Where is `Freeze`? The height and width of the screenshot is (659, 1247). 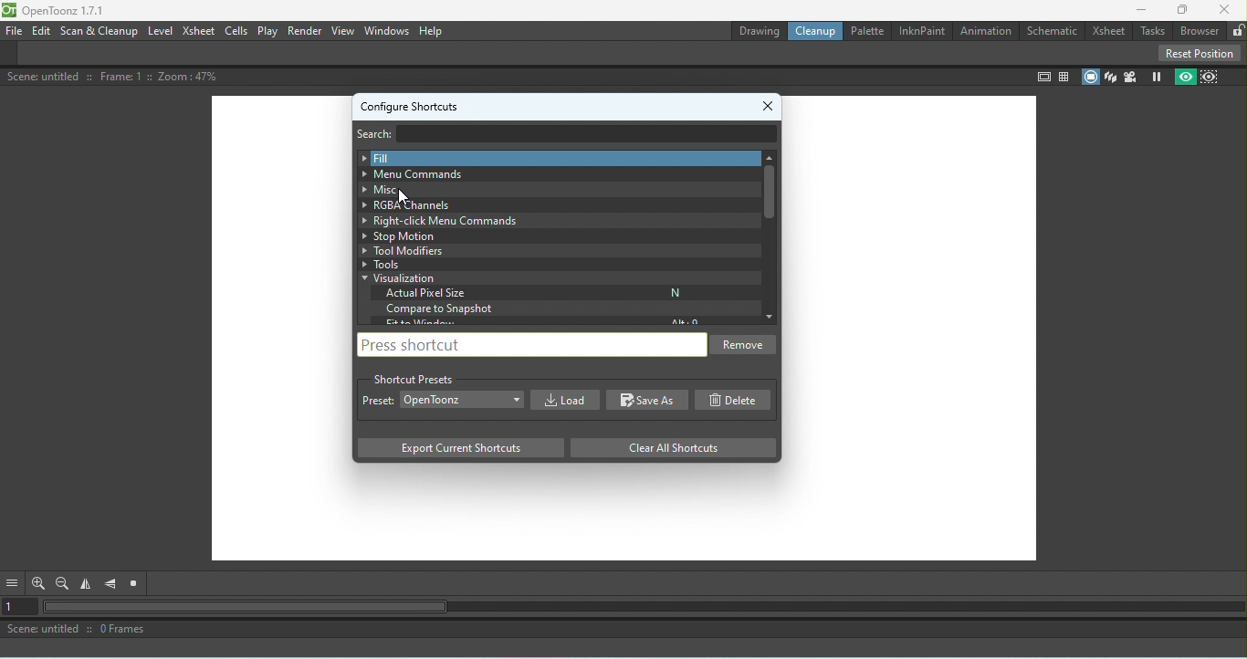
Freeze is located at coordinates (1153, 78).